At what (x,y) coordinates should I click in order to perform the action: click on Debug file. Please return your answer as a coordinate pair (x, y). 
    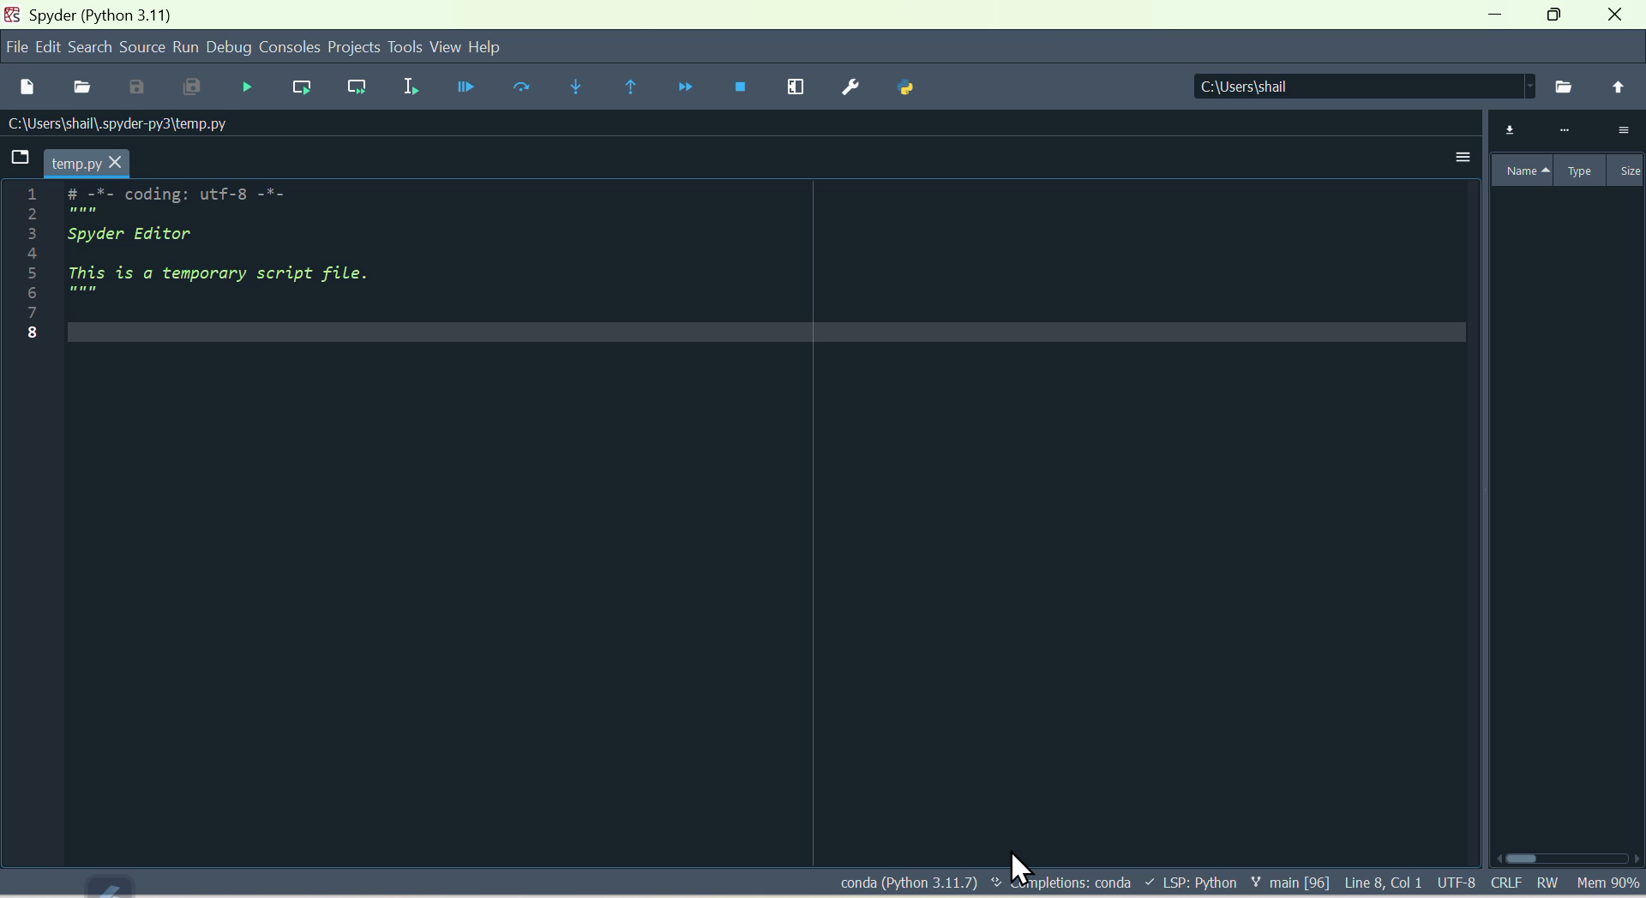
    Looking at the image, I should click on (245, 87).